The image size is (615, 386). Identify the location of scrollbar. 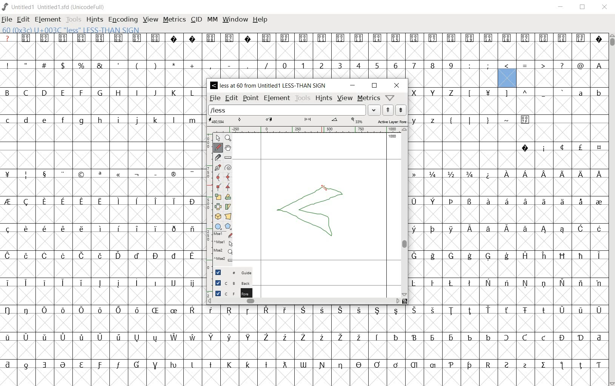
(404, 212).